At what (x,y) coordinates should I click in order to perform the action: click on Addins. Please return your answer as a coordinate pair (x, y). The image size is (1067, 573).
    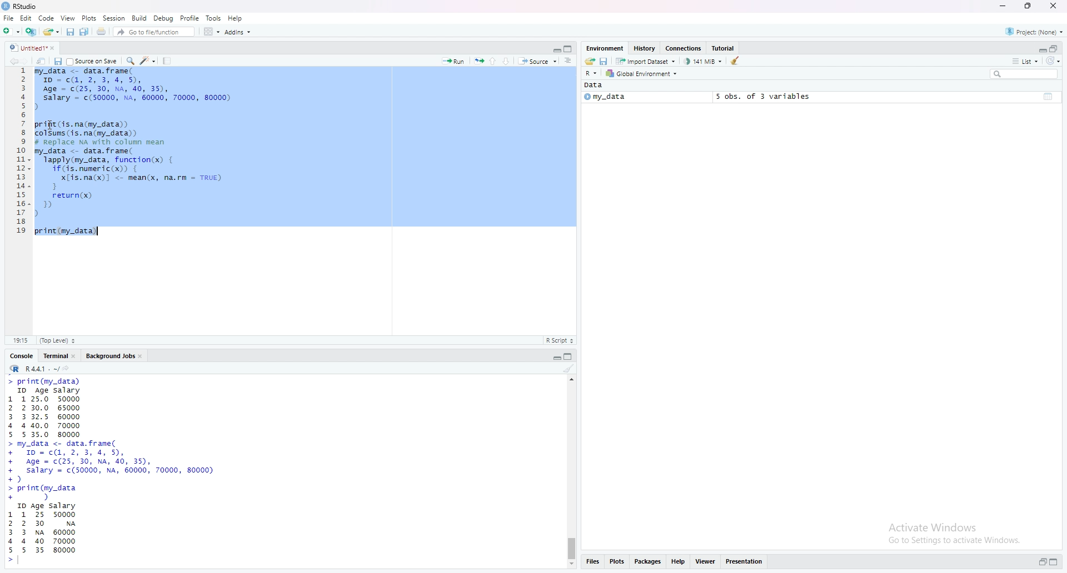
    Looking at the image, I should click on (239, 33).